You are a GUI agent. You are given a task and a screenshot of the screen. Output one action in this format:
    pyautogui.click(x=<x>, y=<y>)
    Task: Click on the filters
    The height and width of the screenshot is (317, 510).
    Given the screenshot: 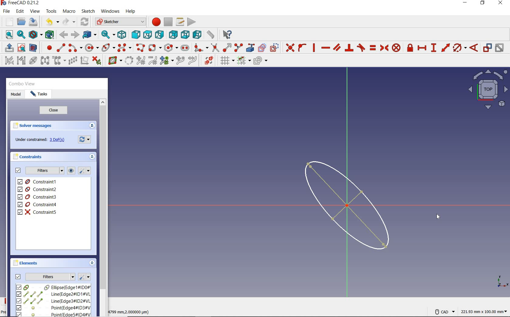 What is the action you would take?
    pyautogui.click(x=44, y=171)
    